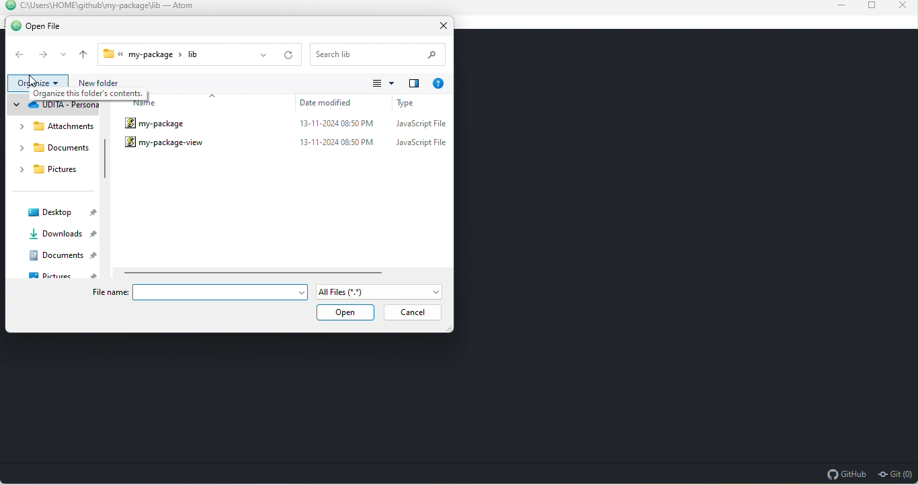 The height and width of the screenshot is (485, 918). What do you see at coordinates (110, 294) in the screenshot?
I see `file name` at bounding box center [110, 294].